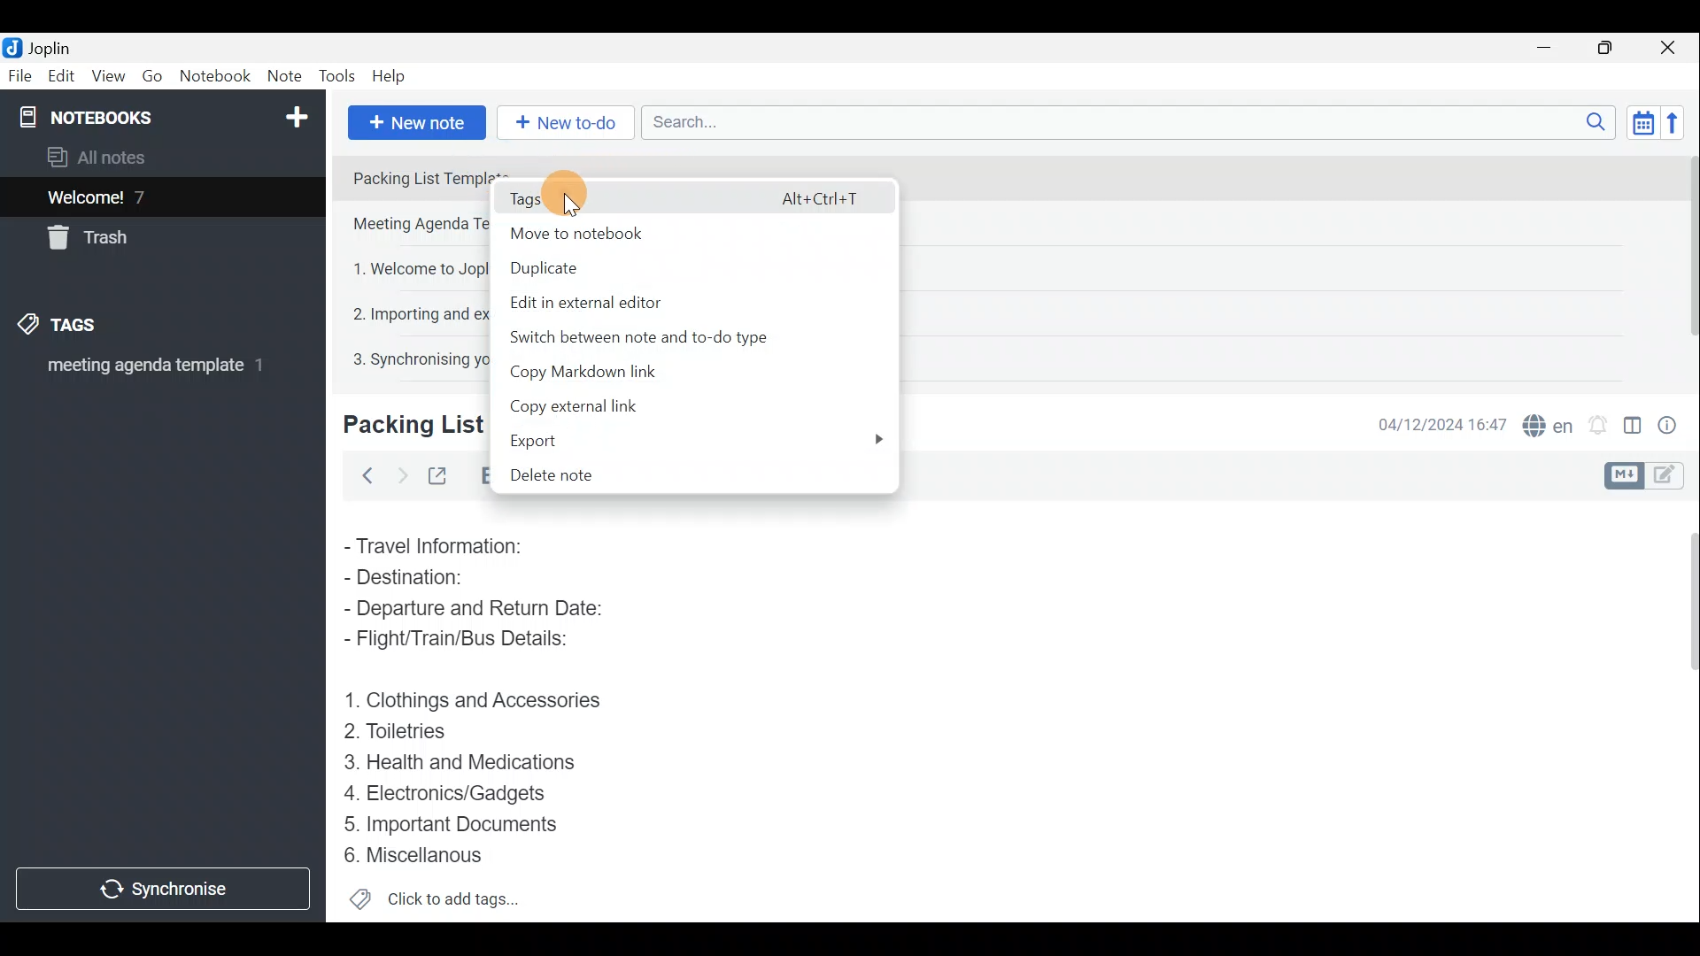 The image size is (1700, 956). I want to click on Clothings and Accessories, so click(476, 699).